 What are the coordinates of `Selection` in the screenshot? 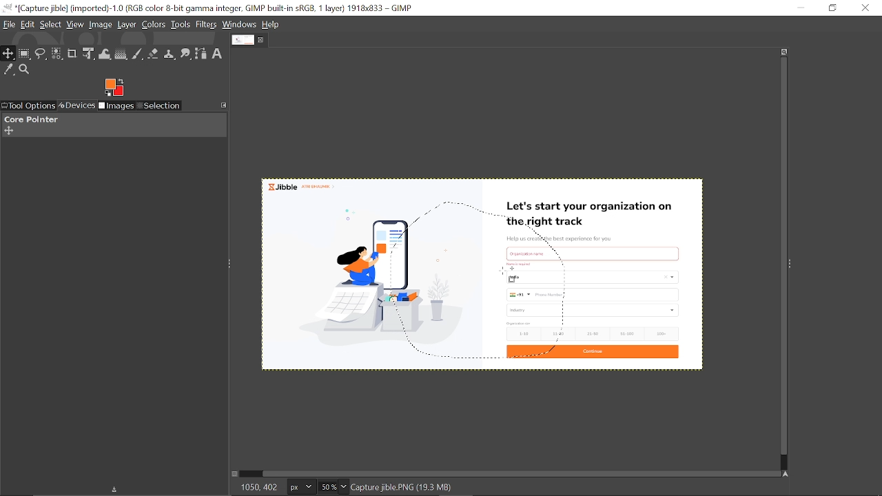 It's located at (158, 107).